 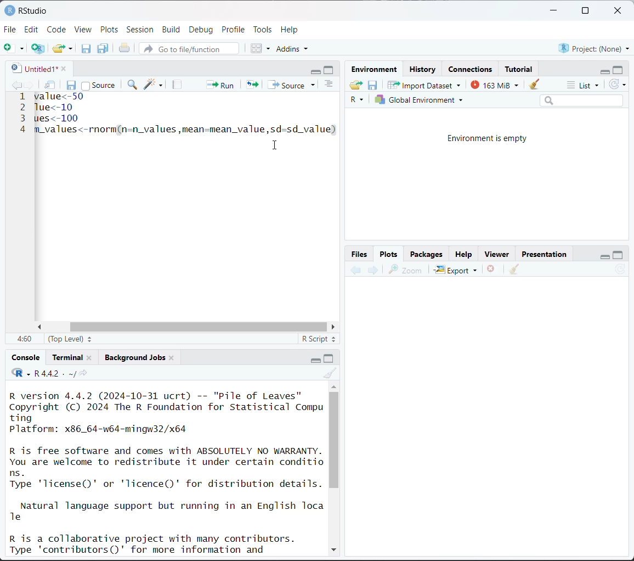 I want to click on Debug, so click(x=201, y=30).